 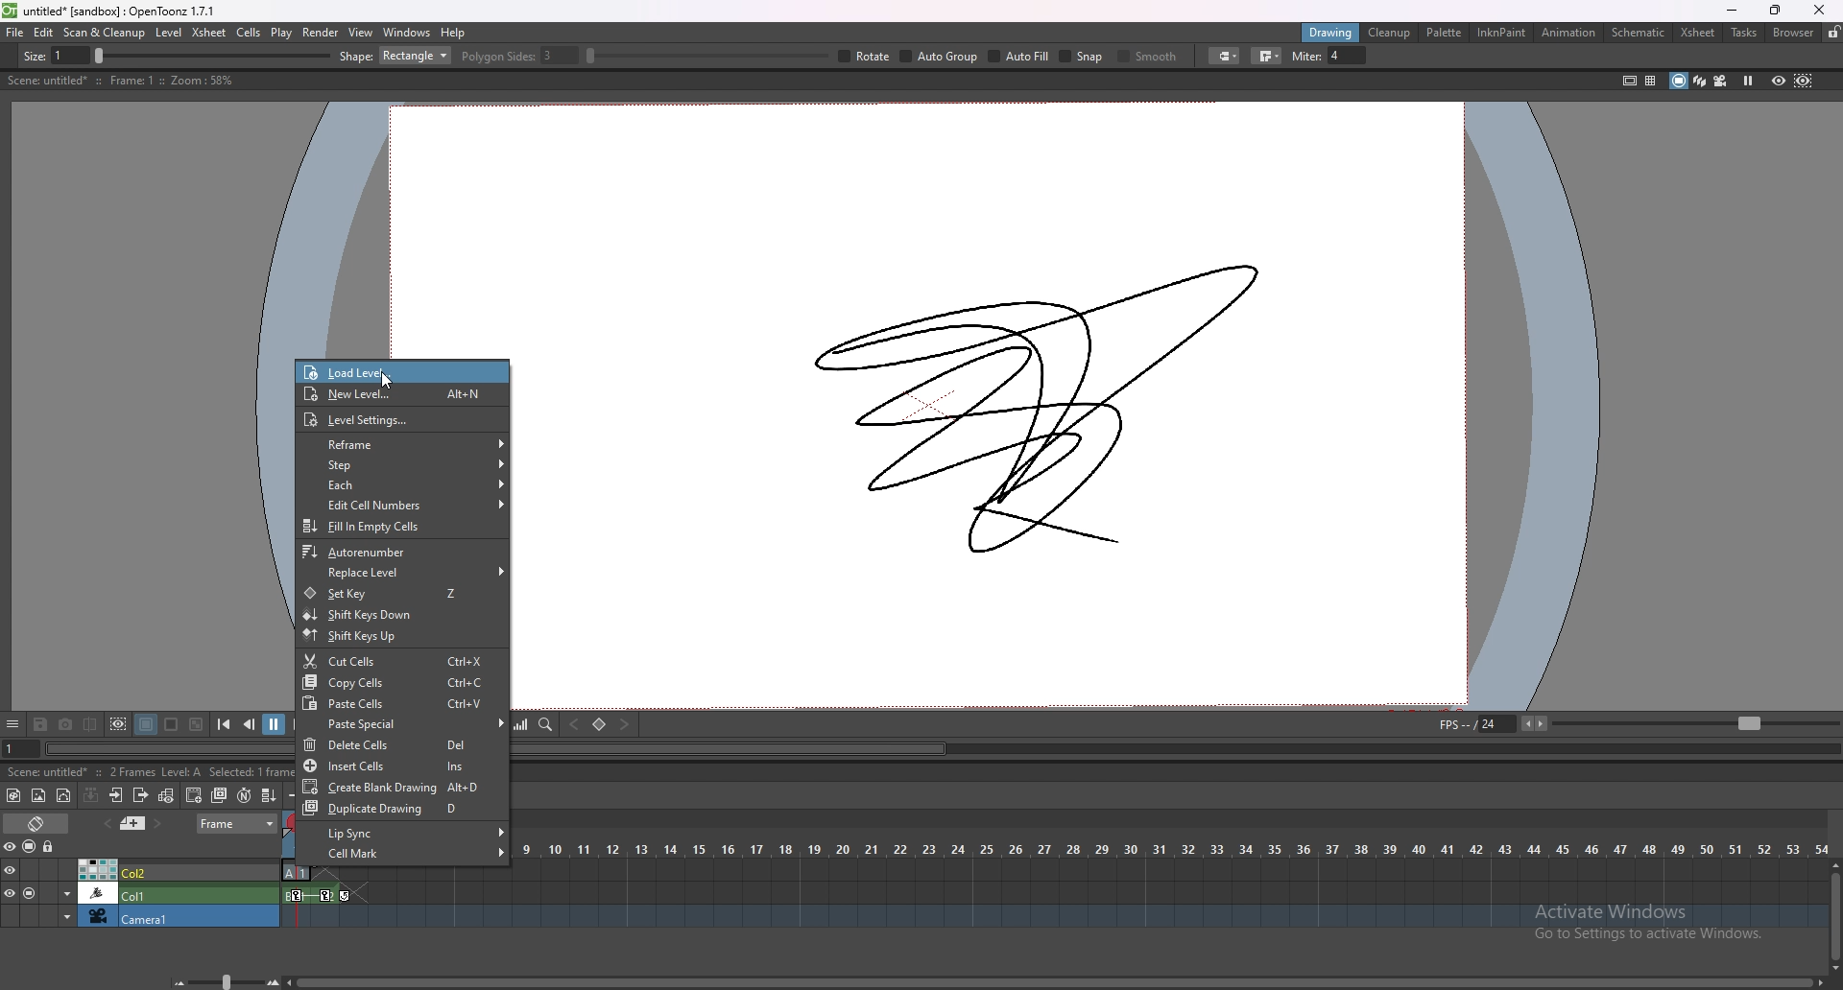 I want to click on smooth, so click(x=1485, y=58).